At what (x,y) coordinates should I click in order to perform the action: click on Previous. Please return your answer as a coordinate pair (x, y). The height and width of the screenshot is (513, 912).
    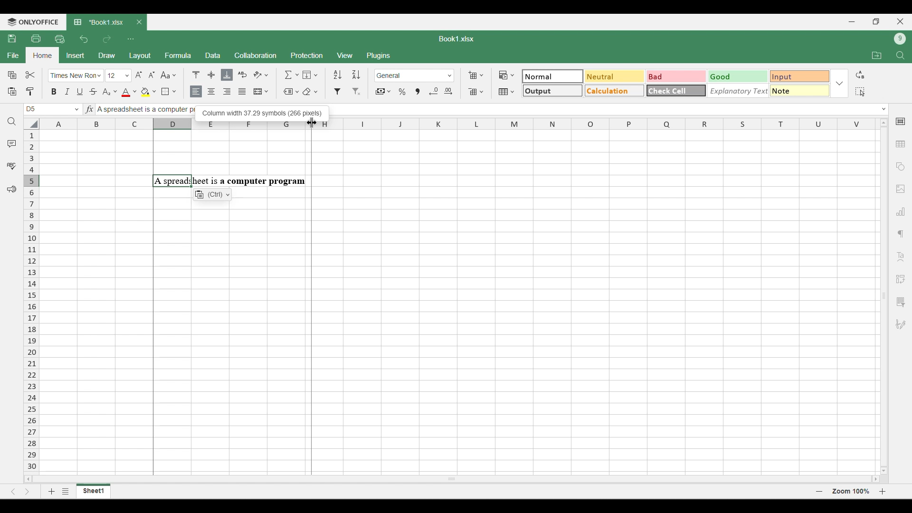
    Looking at the image, I should click on (13, 492).